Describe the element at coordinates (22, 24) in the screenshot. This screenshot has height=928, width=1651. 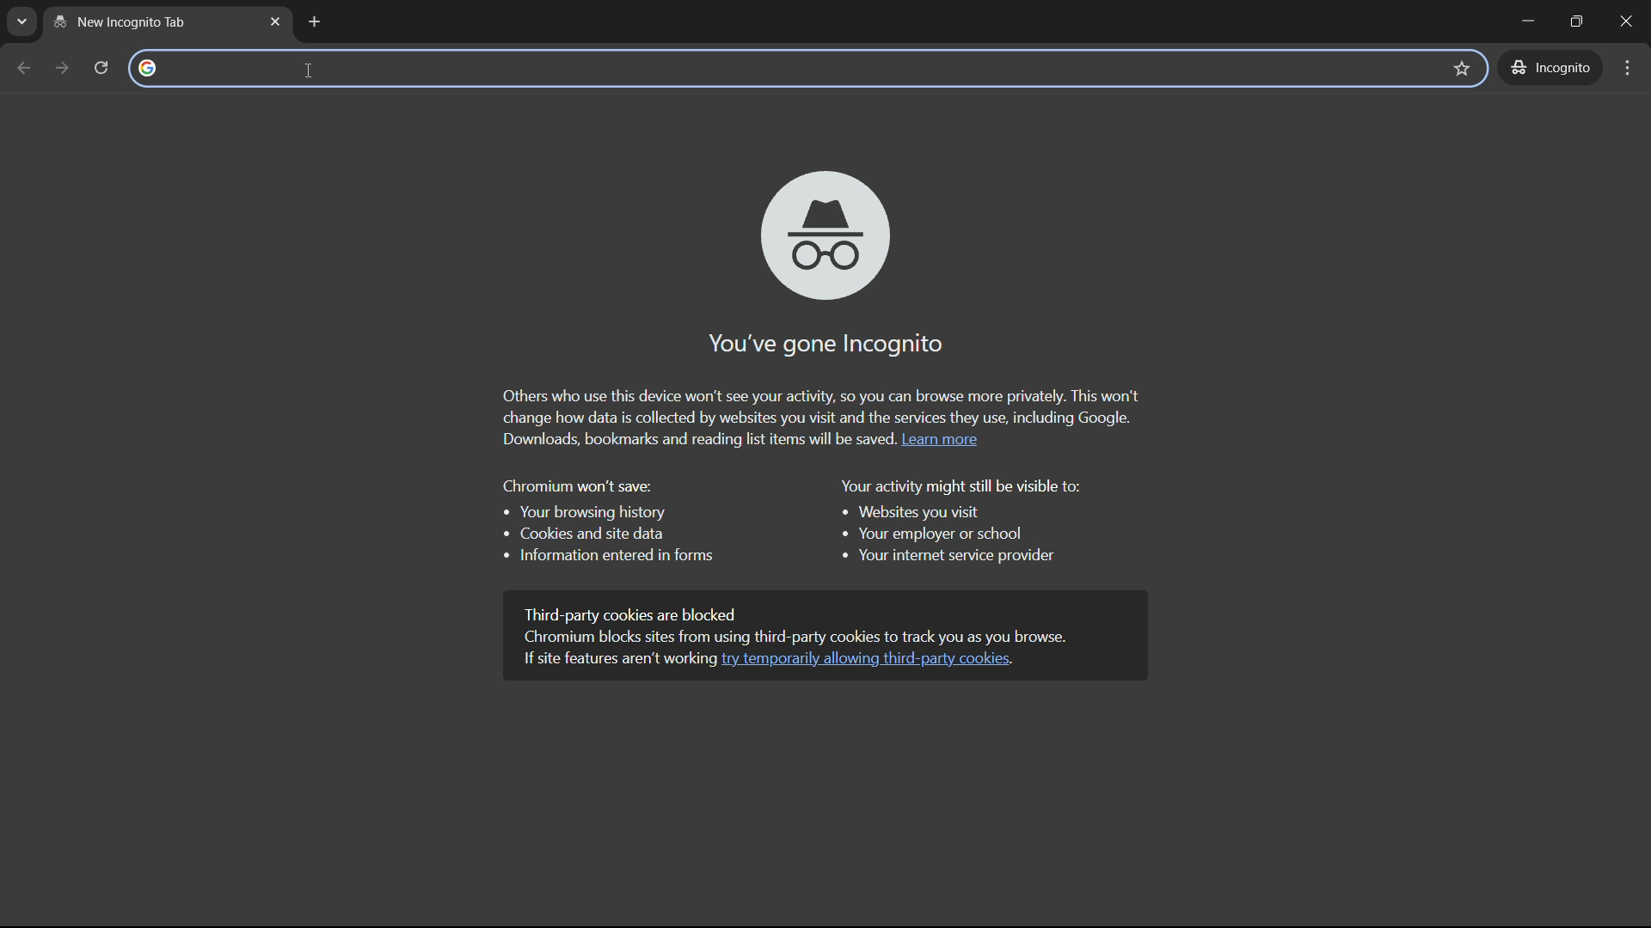
I see `search tabs` at that location.